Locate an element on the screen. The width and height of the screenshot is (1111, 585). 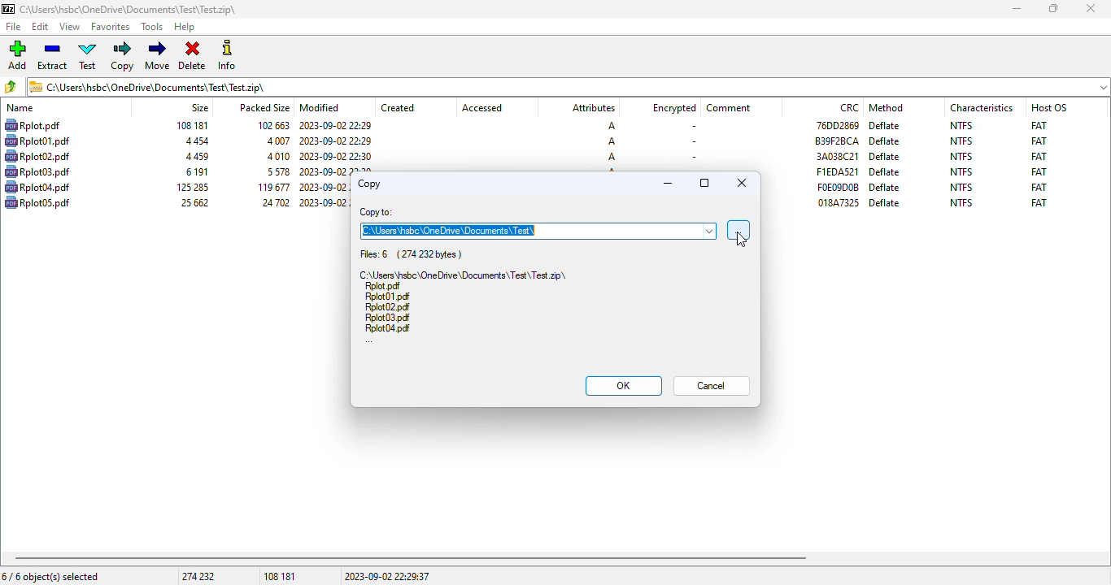
FAT is located at coordinates (1039, 141).